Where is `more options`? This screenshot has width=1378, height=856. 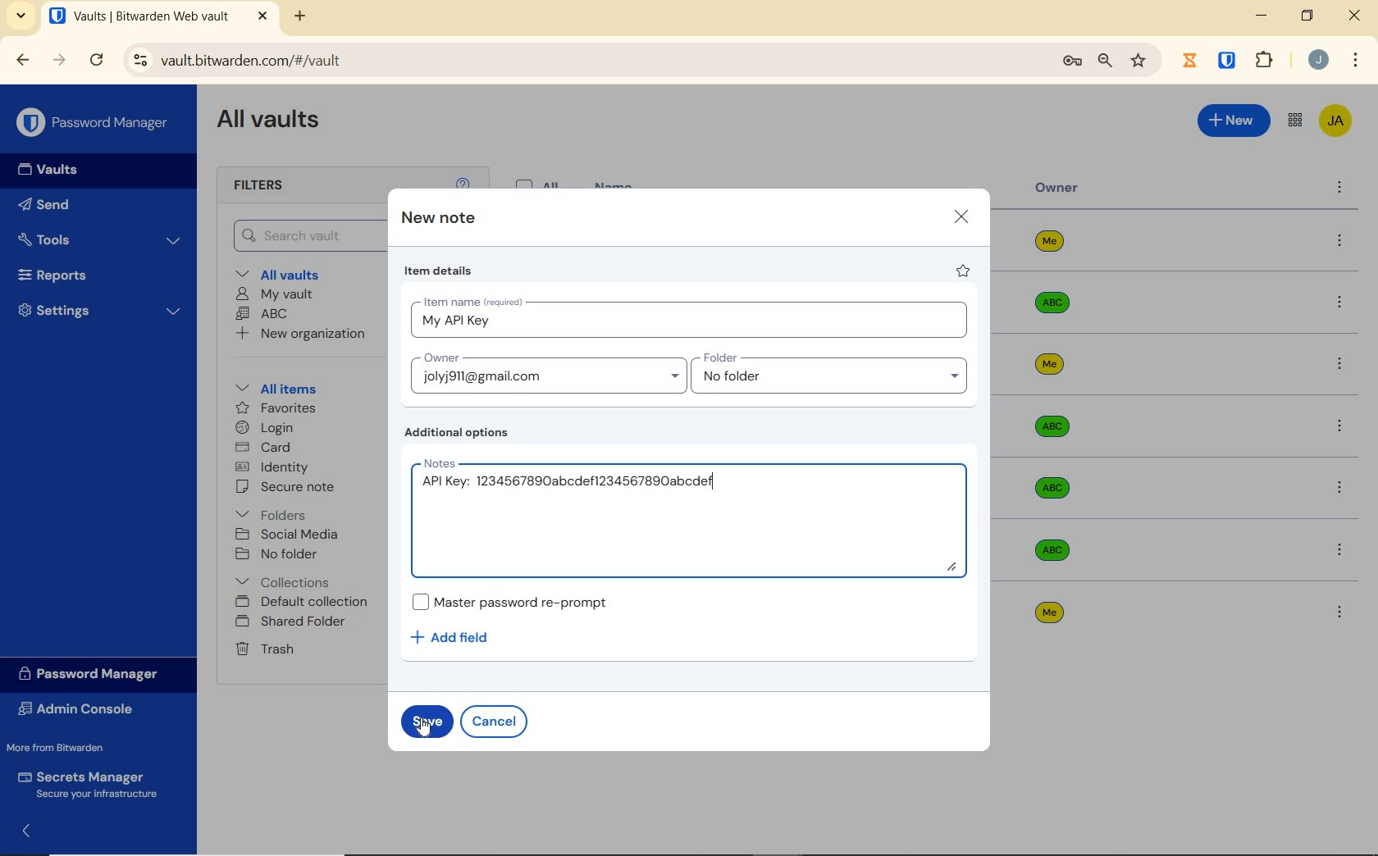 more options is located at coordinates (1339, 303).